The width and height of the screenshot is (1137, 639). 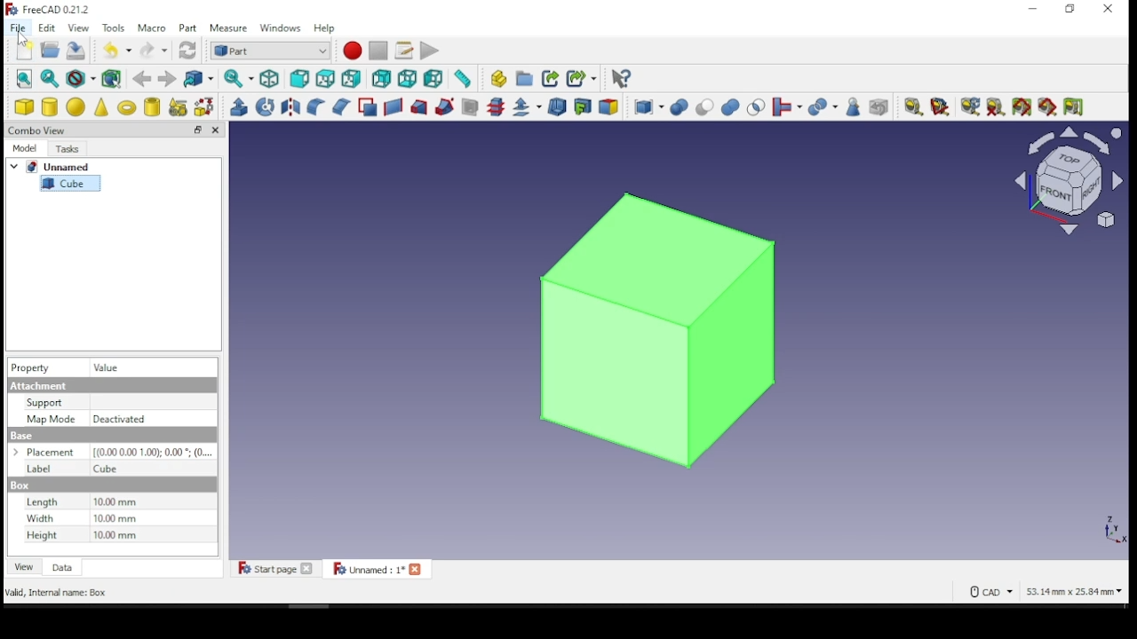 What do you see at coordinates (582, 79) in the screenshot?
I see `make sub link` at bounding box center [582, 79].